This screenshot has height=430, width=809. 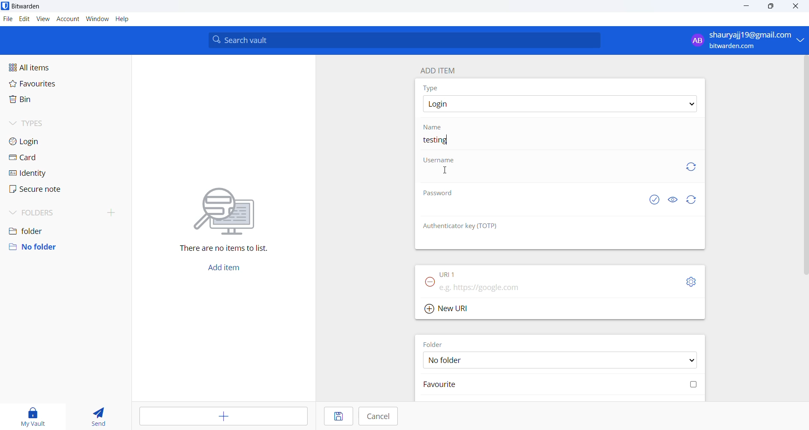 I want to click on send, so click(x=99, y=415).